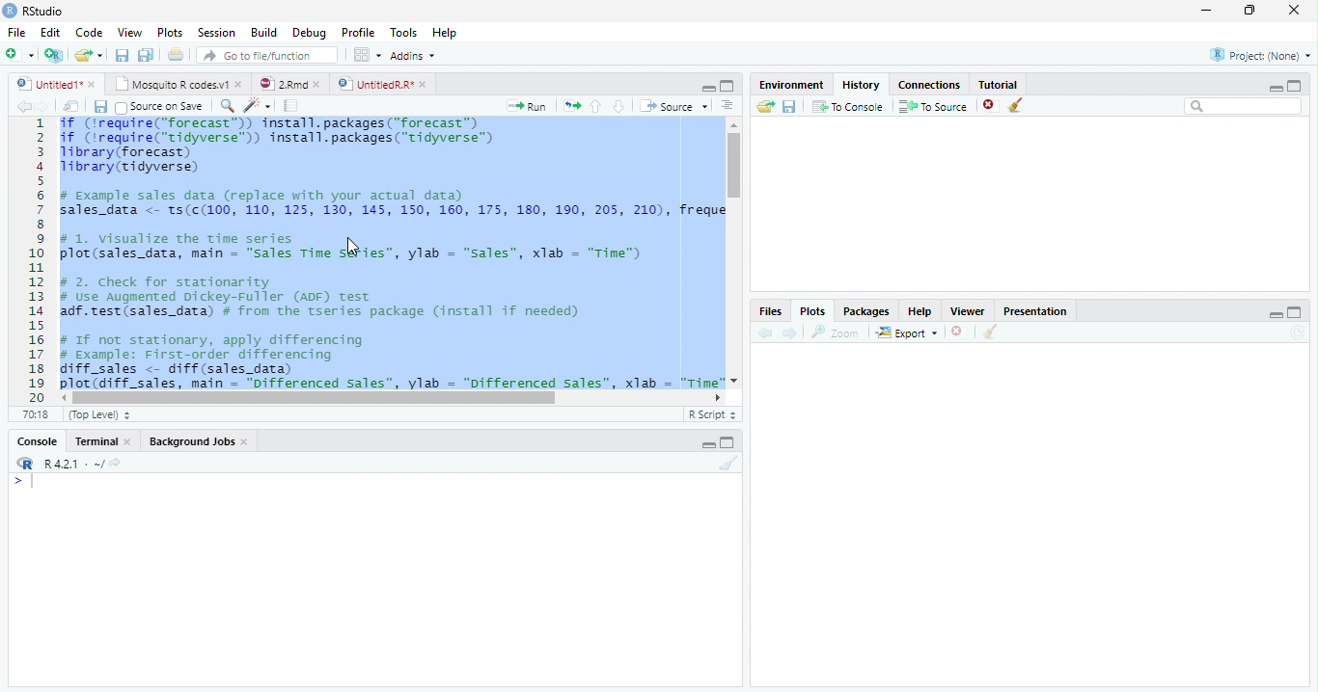  I want to click on Go to file/function, so click(267, 55).